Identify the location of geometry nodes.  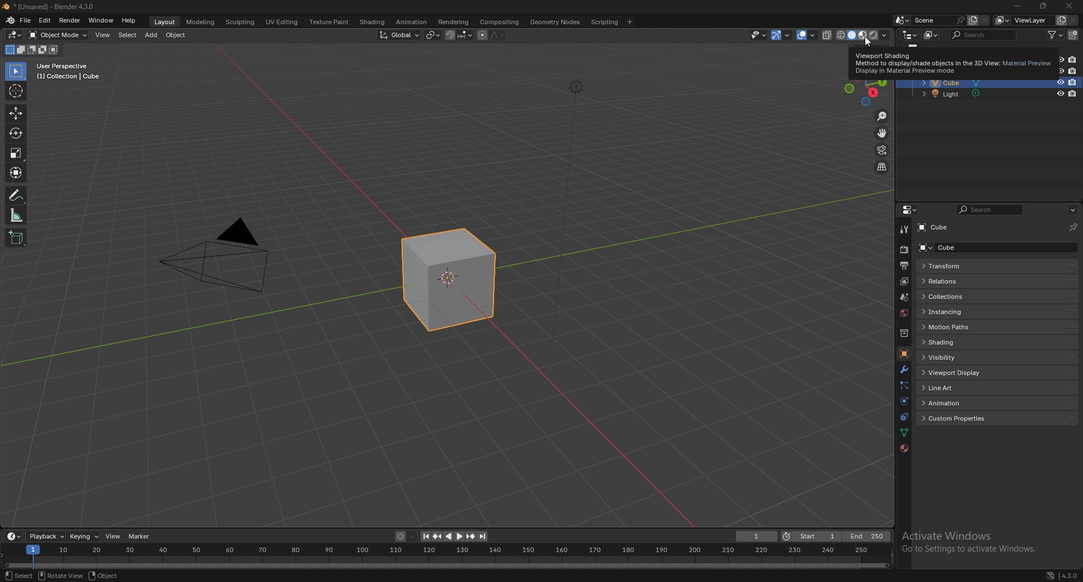
(556, 22).